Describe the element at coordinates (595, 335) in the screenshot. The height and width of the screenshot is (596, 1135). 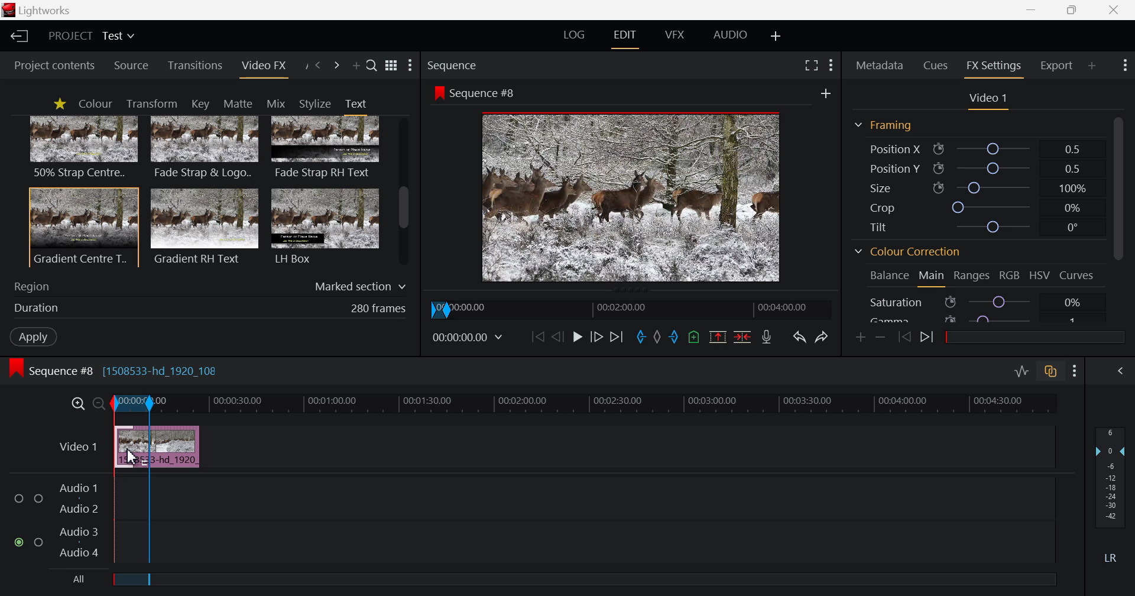
I see `Go Forward` at that location.